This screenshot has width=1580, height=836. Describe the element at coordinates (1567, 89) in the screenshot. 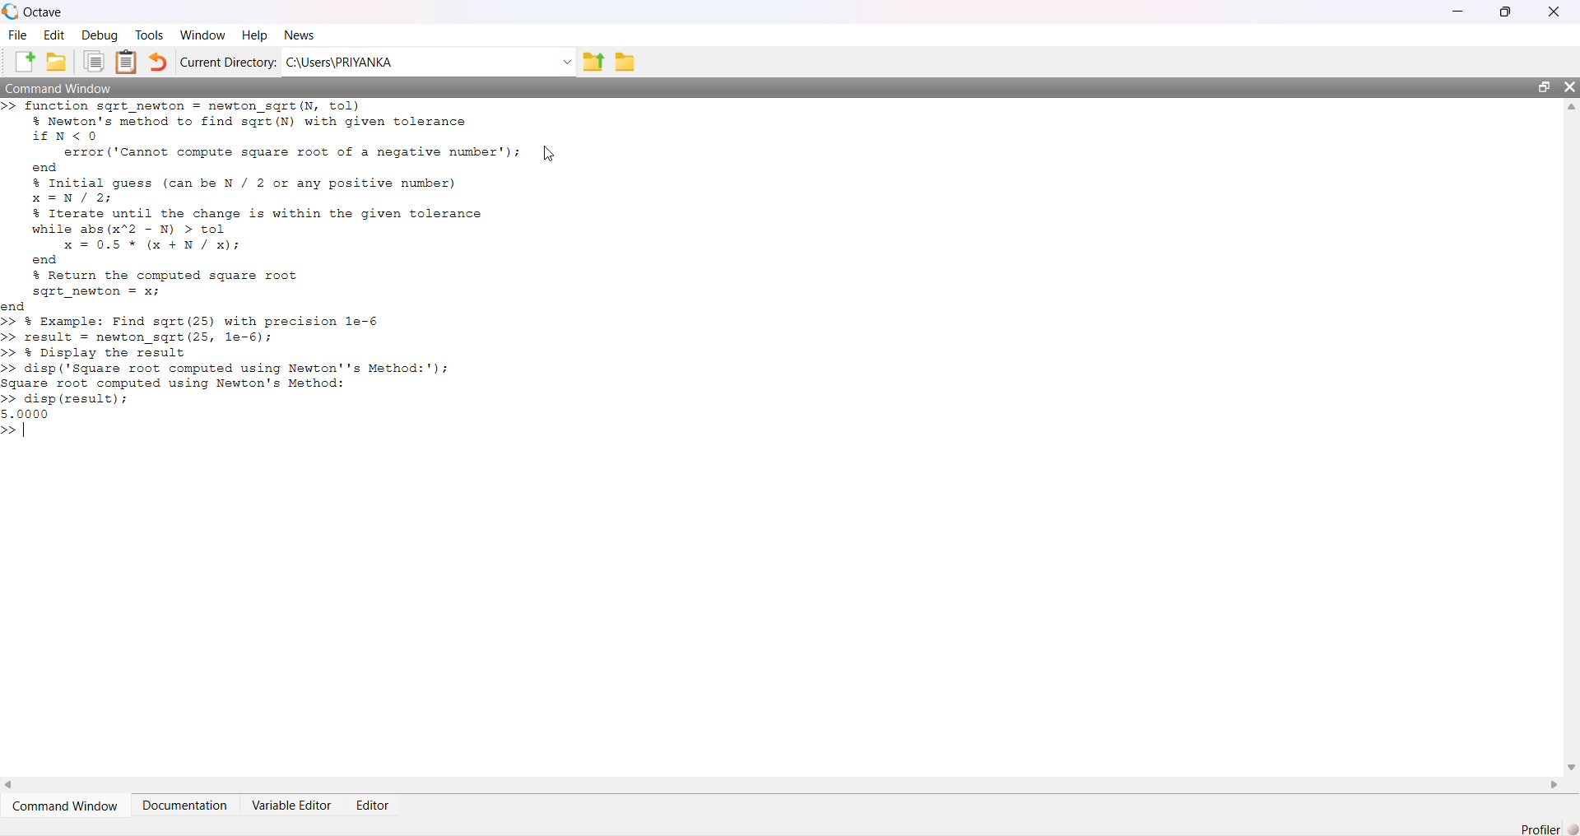

I see `Close` at that location.